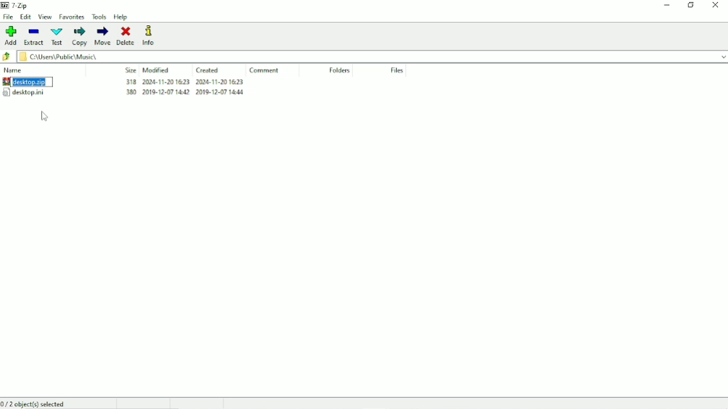 The image size is (728, 409). I want to click on Edit, so click(27, 17).